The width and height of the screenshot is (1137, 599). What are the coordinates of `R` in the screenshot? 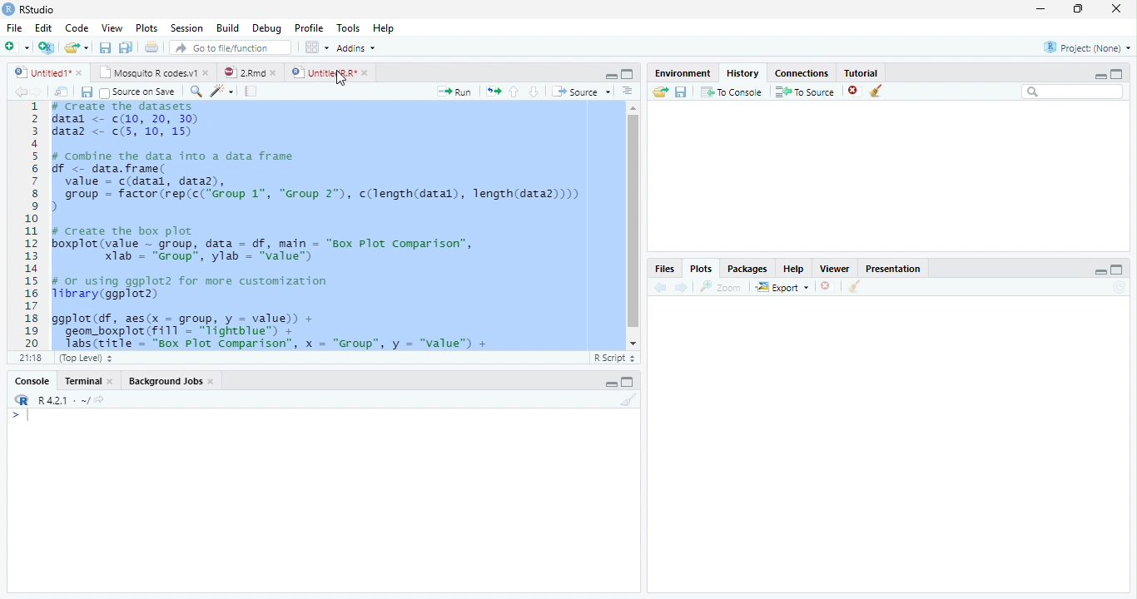 It's located at (22, 400).